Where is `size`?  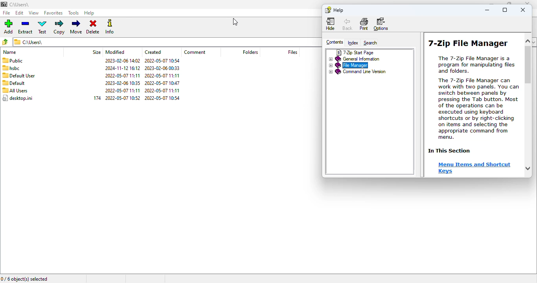 size is located at coordinates (97, 51).